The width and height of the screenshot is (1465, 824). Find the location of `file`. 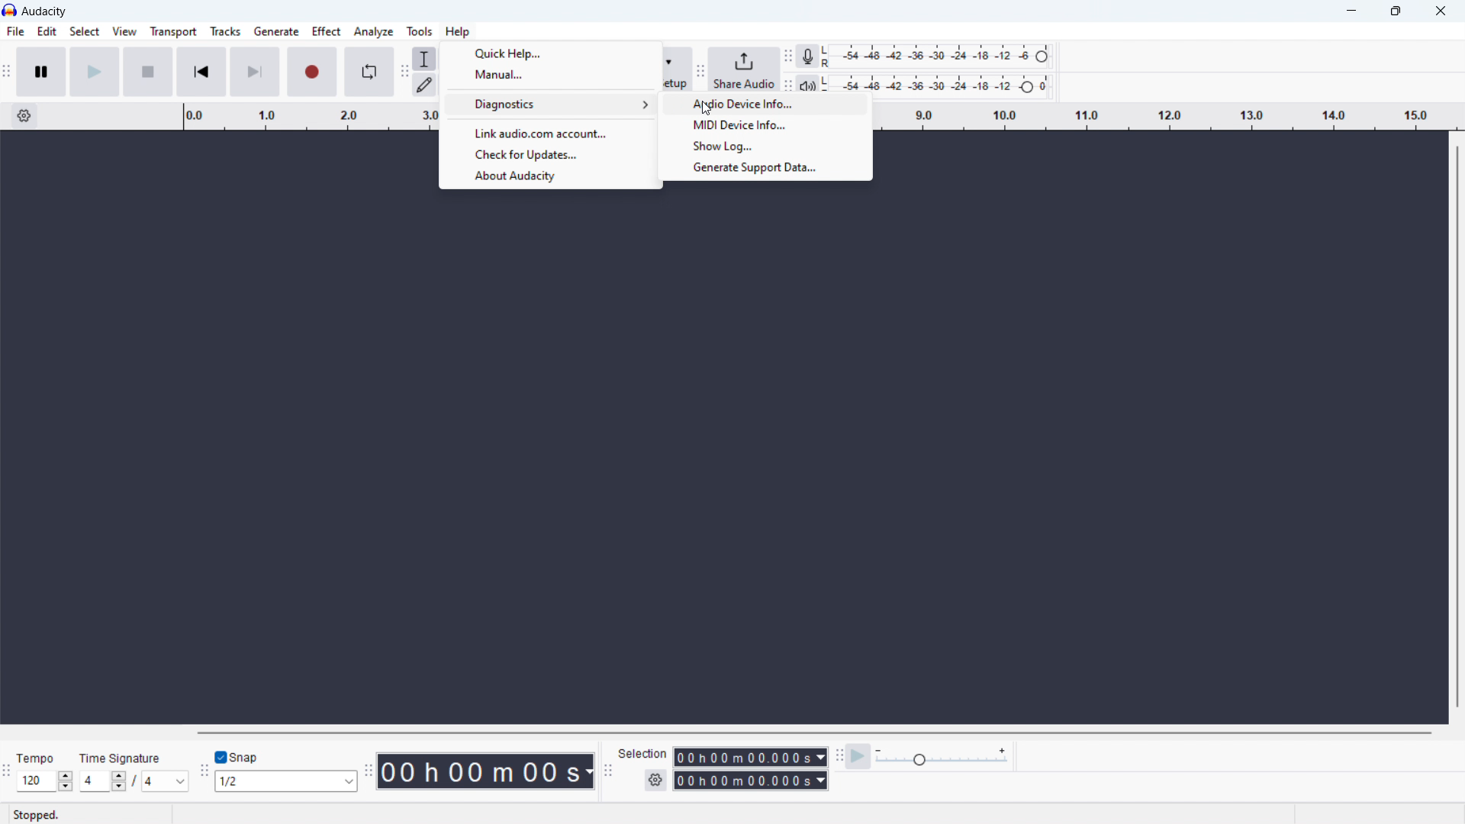

file is located at coordinates (14, 31).